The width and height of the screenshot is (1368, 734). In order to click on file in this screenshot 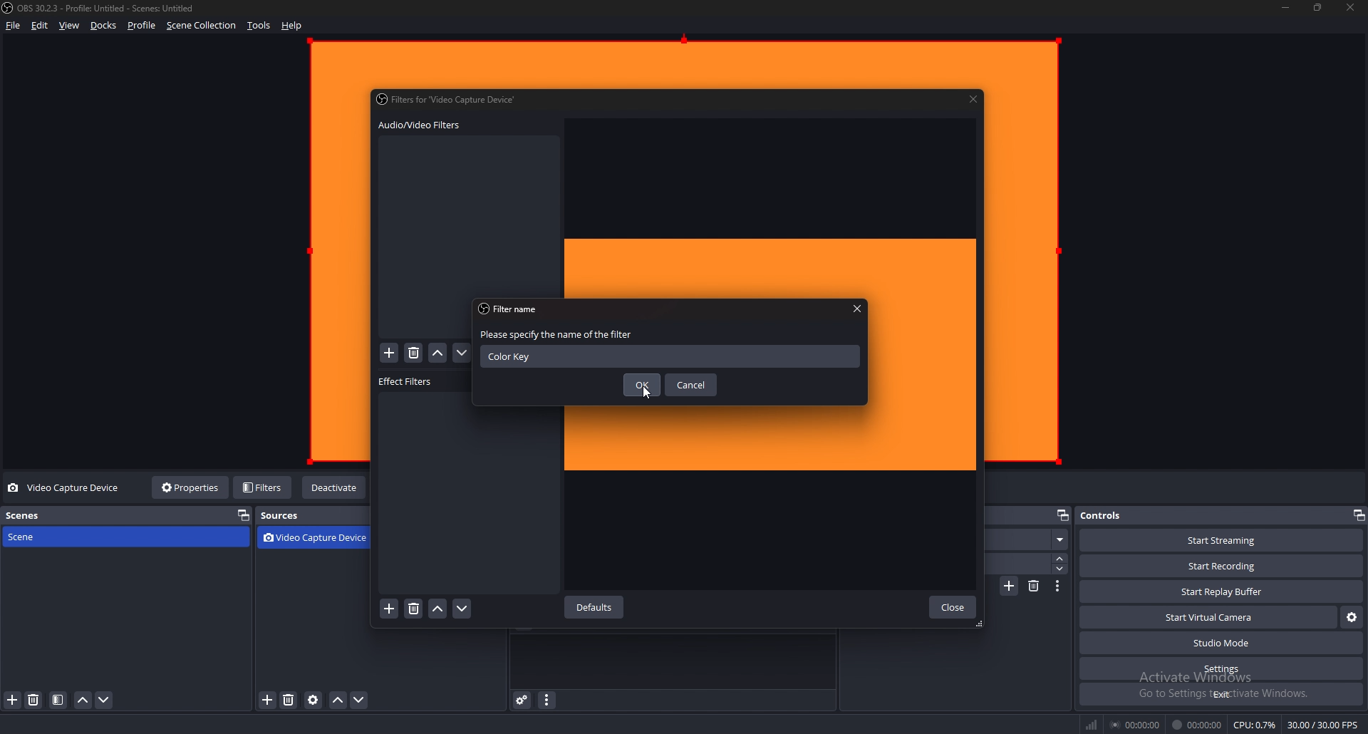, I will do `click(12, 26)`.